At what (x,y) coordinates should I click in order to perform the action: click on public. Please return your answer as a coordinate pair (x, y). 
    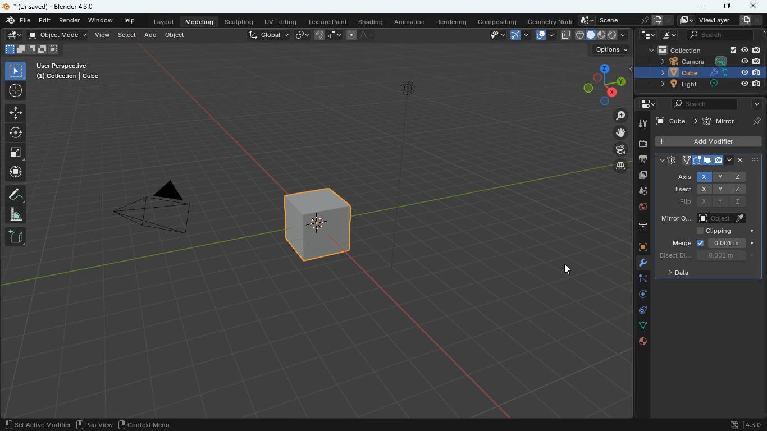
    Looking at the image, I should click on (638, 208).